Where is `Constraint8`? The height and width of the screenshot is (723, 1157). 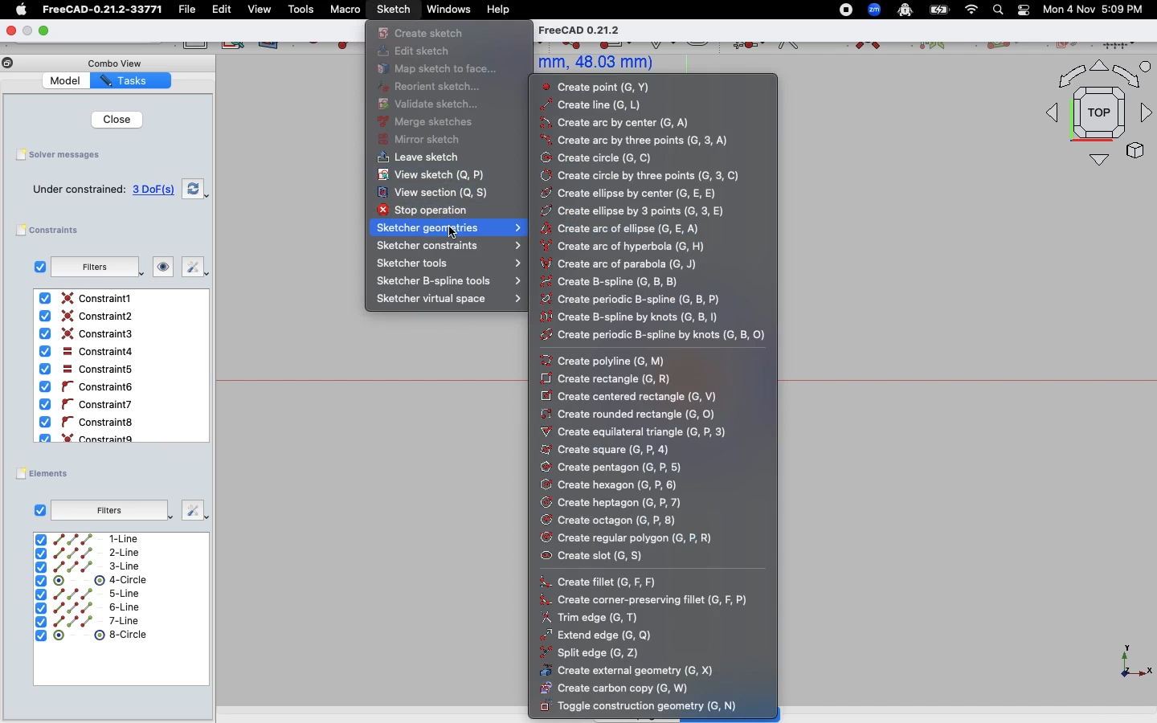
Constraint8 is located at coordinates (88, 423).